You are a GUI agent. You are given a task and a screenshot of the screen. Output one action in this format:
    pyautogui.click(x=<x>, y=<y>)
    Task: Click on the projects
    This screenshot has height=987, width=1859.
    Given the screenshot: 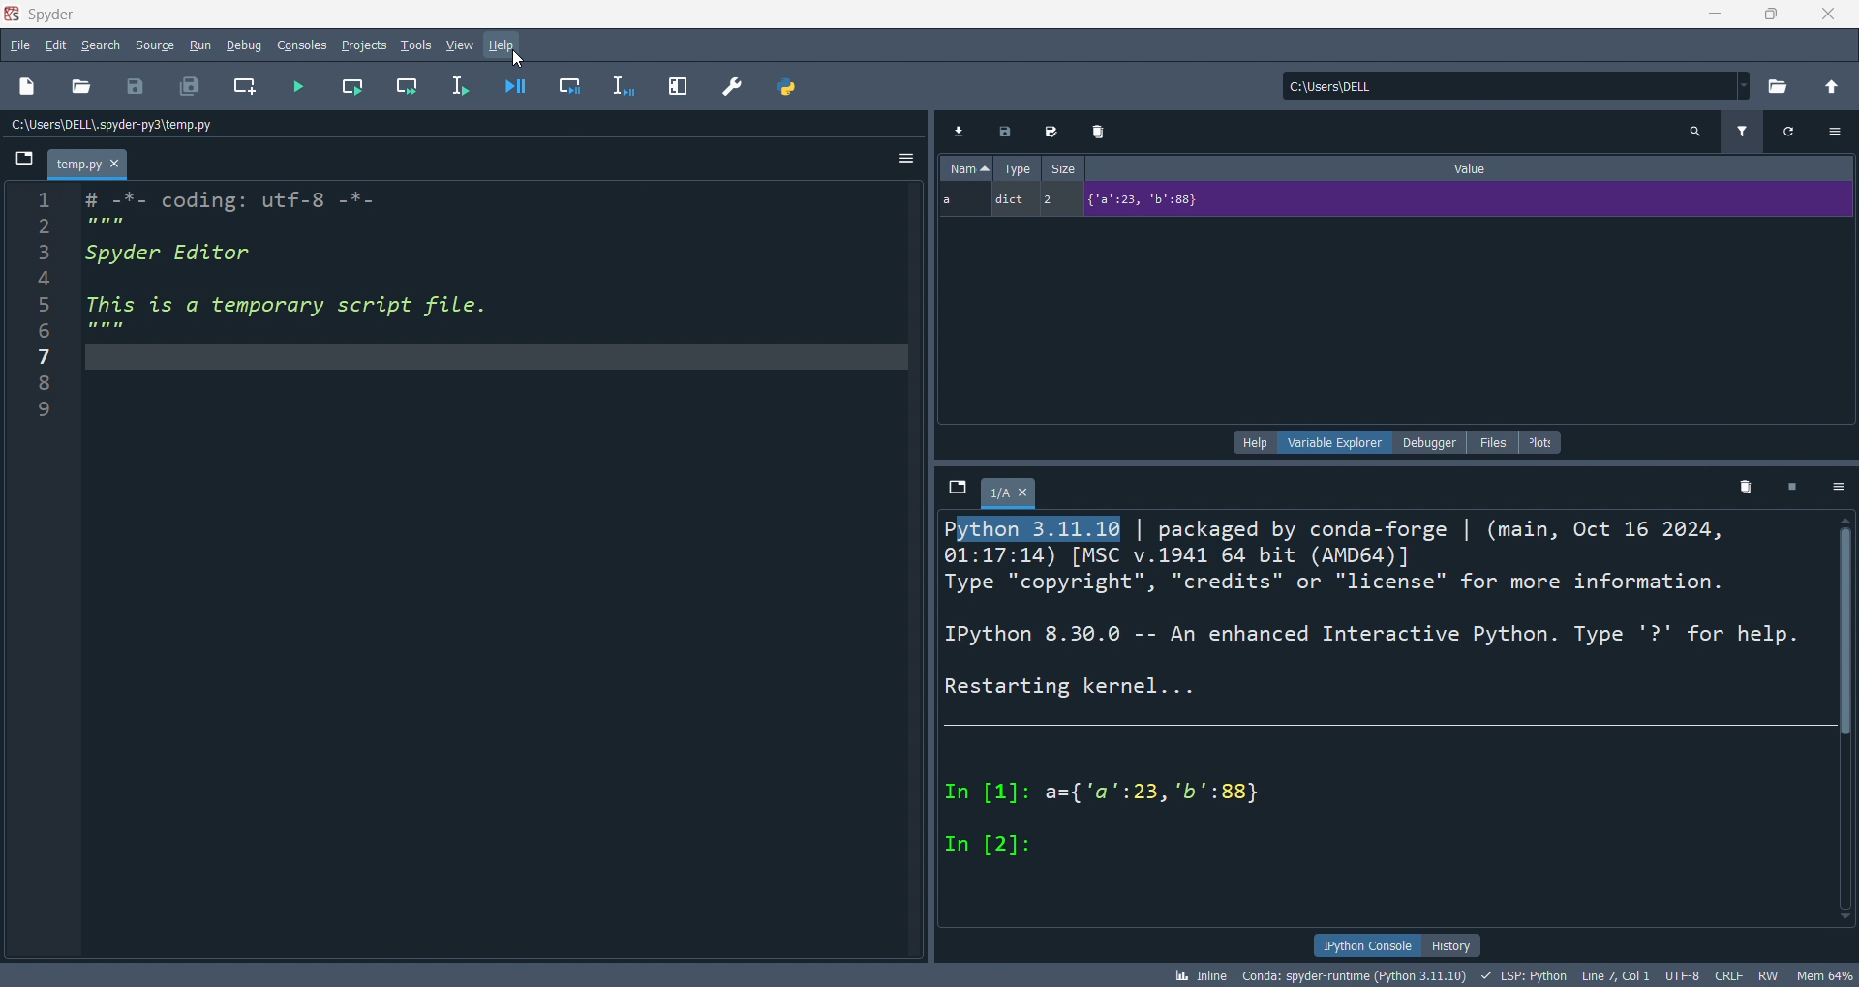 What is the action you would take?
    pyautogui.click(x=365, y=46)
    